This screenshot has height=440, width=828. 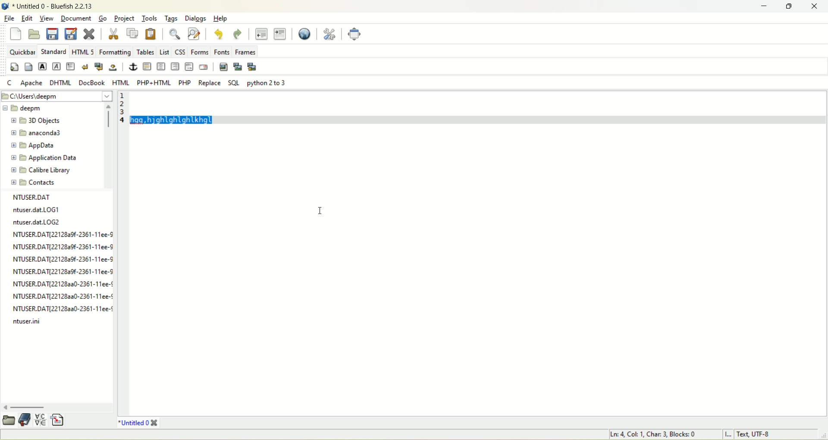 What do you see at coordinates (36, 145) in the screenshot?
I see `folder name` at bounding box center [36, 145].